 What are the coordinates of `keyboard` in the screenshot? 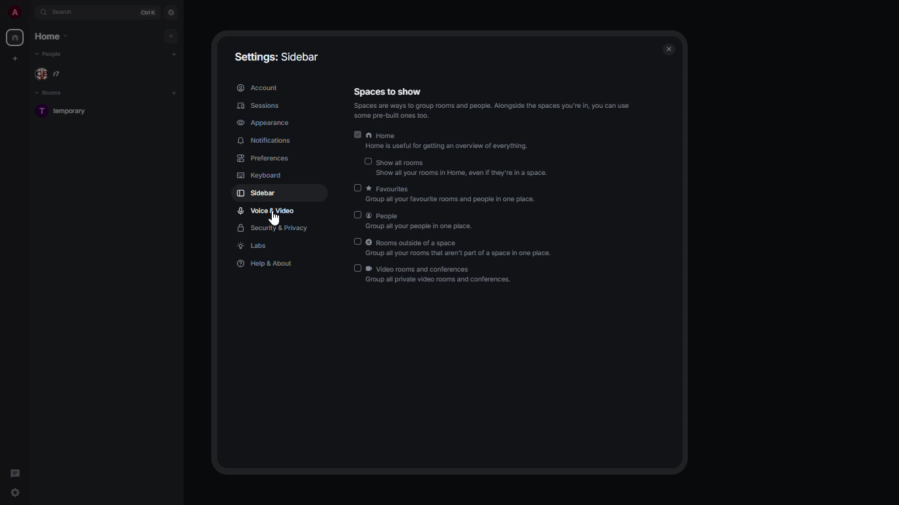 It's located at (258, 176).